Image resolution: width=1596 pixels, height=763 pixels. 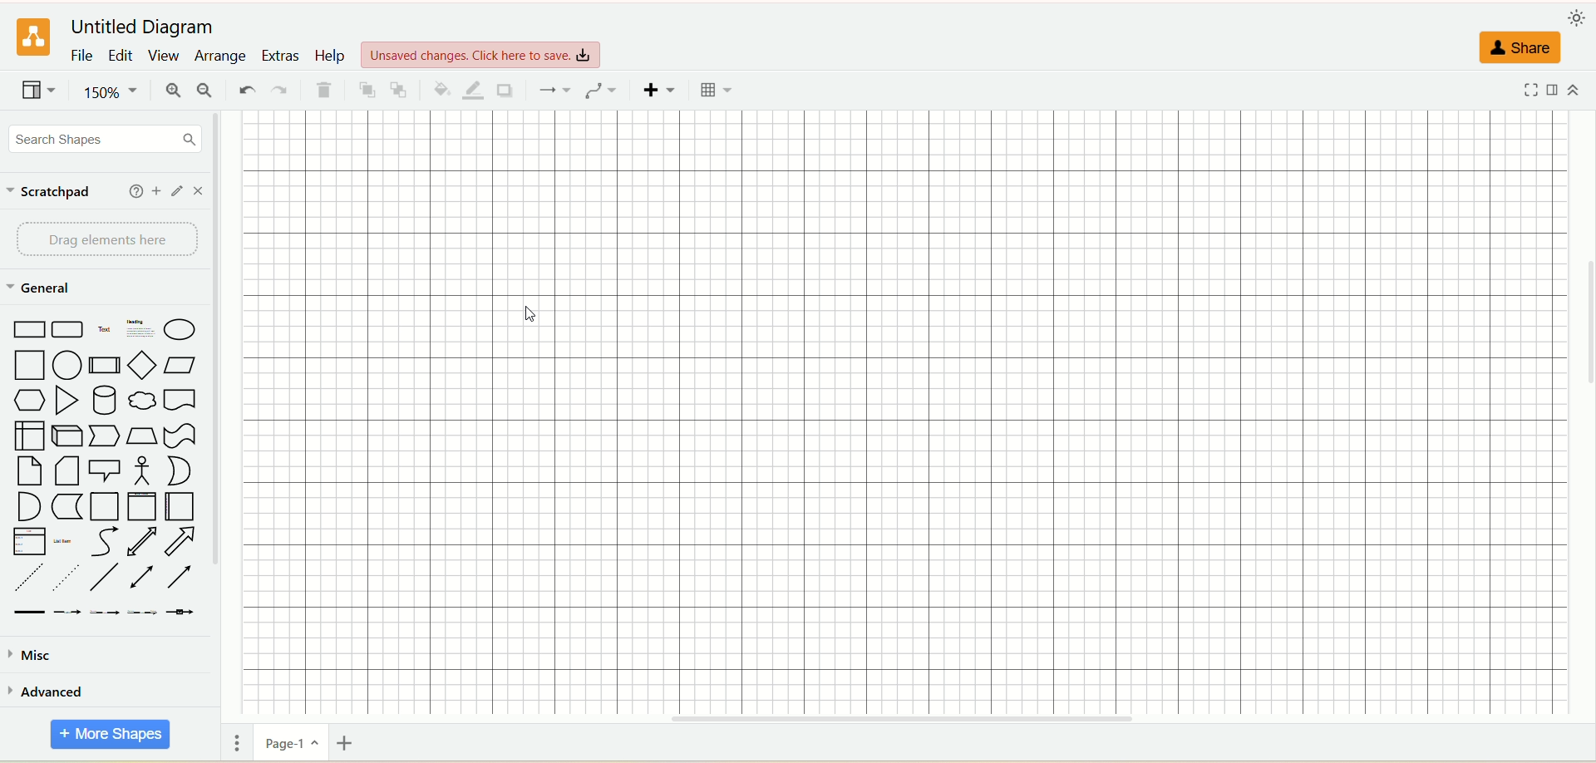 What do you see at coordinates (180, 399) in the screenshot?
I see `document` at bounding box center [180, 399].